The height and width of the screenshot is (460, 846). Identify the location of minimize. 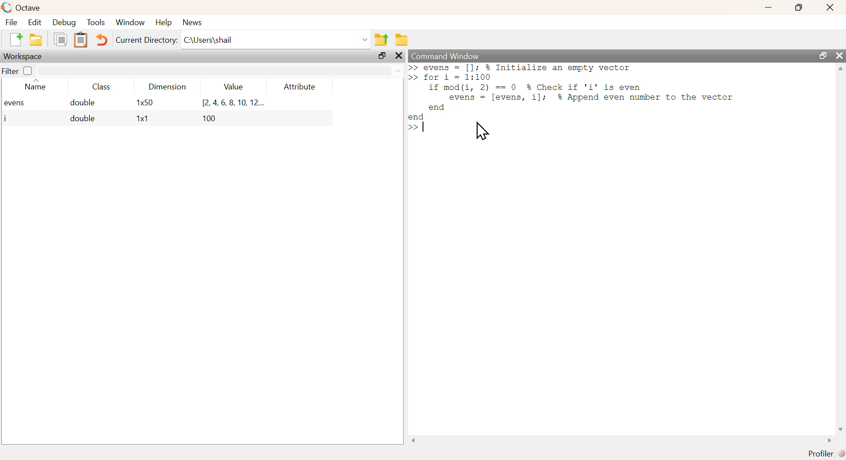
(767, 8).